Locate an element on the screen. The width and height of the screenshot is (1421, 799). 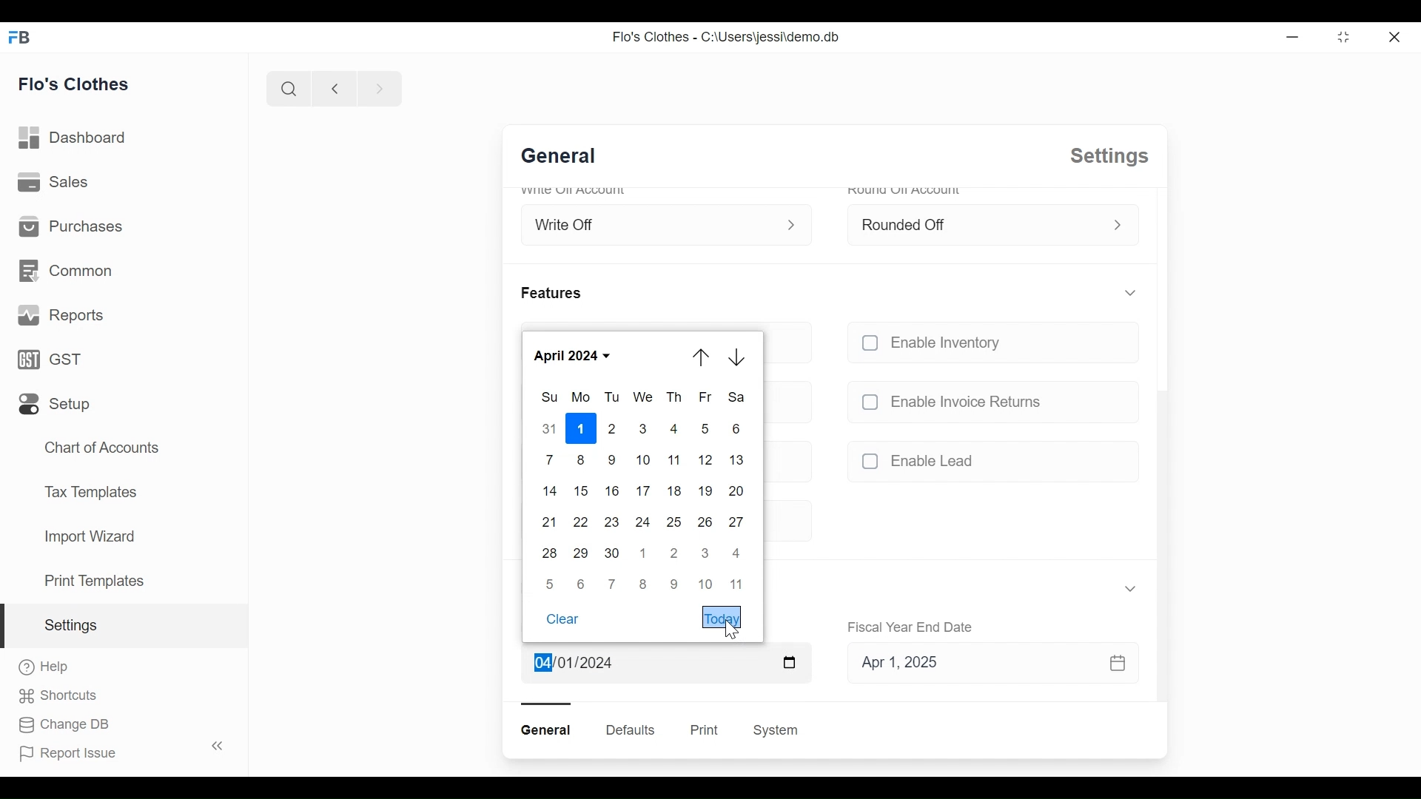
Apr 1, 2025 is located at coordinates (983, 665).